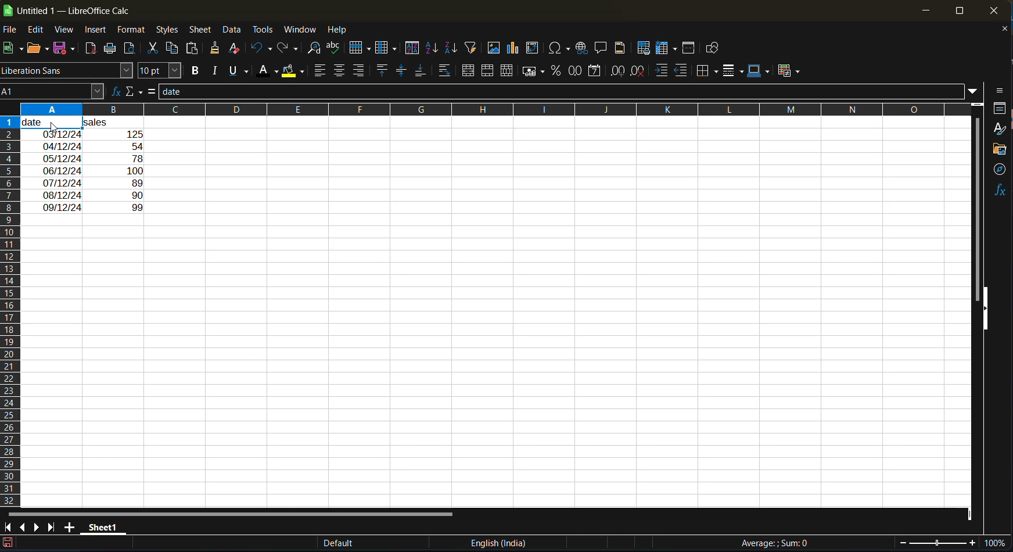 The image size is (1013, 552). Describe the element at coordinates (984, 308) in the screenshot. I see `hide` at that location.